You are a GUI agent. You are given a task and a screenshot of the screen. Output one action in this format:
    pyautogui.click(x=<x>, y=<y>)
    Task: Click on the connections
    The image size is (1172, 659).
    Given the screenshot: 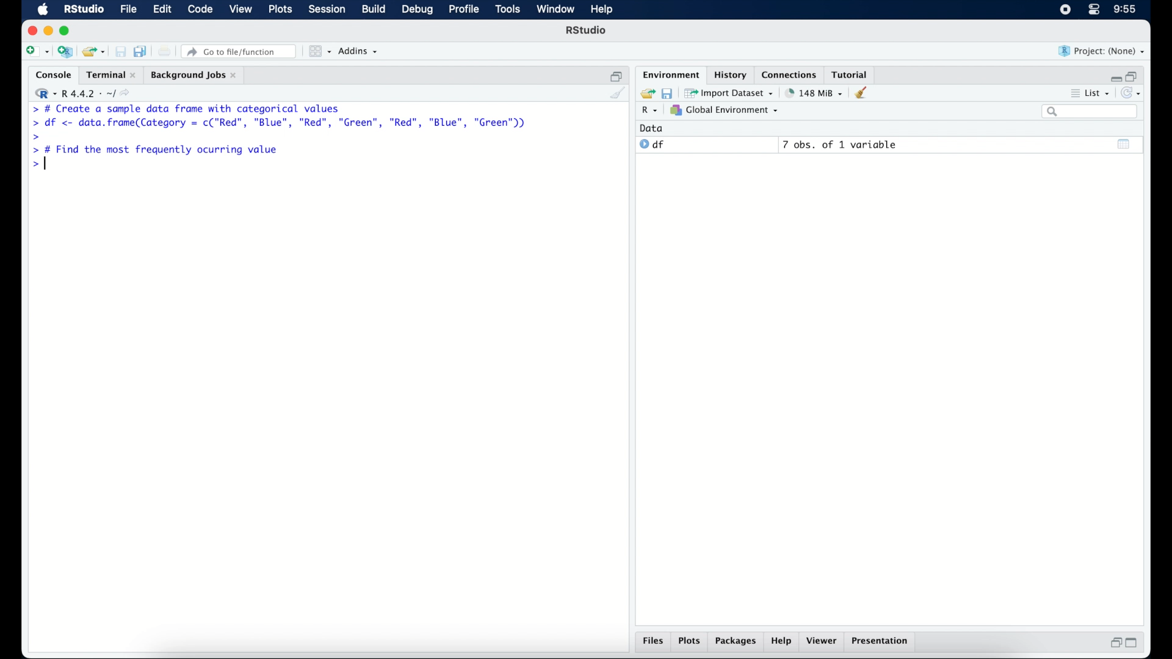 What is the action you would take?
    pyautogui.click(x=790, y=74)
    